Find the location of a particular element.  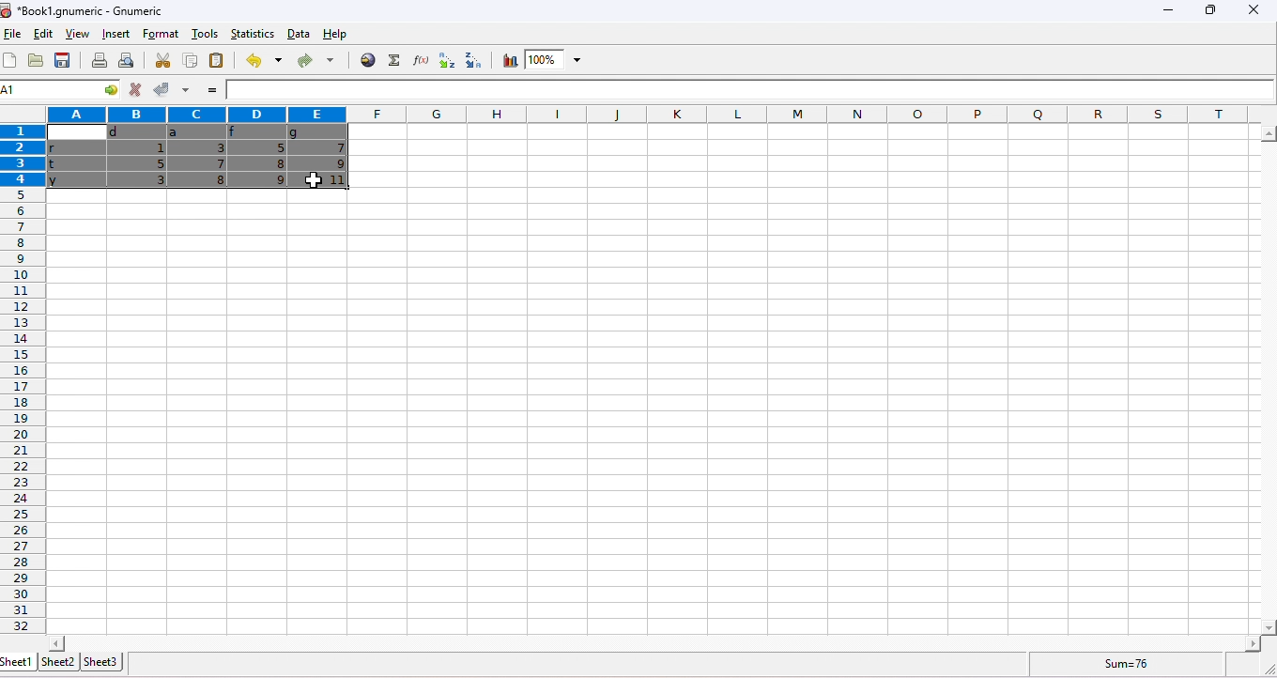

function is located at coordinates (392, 60).